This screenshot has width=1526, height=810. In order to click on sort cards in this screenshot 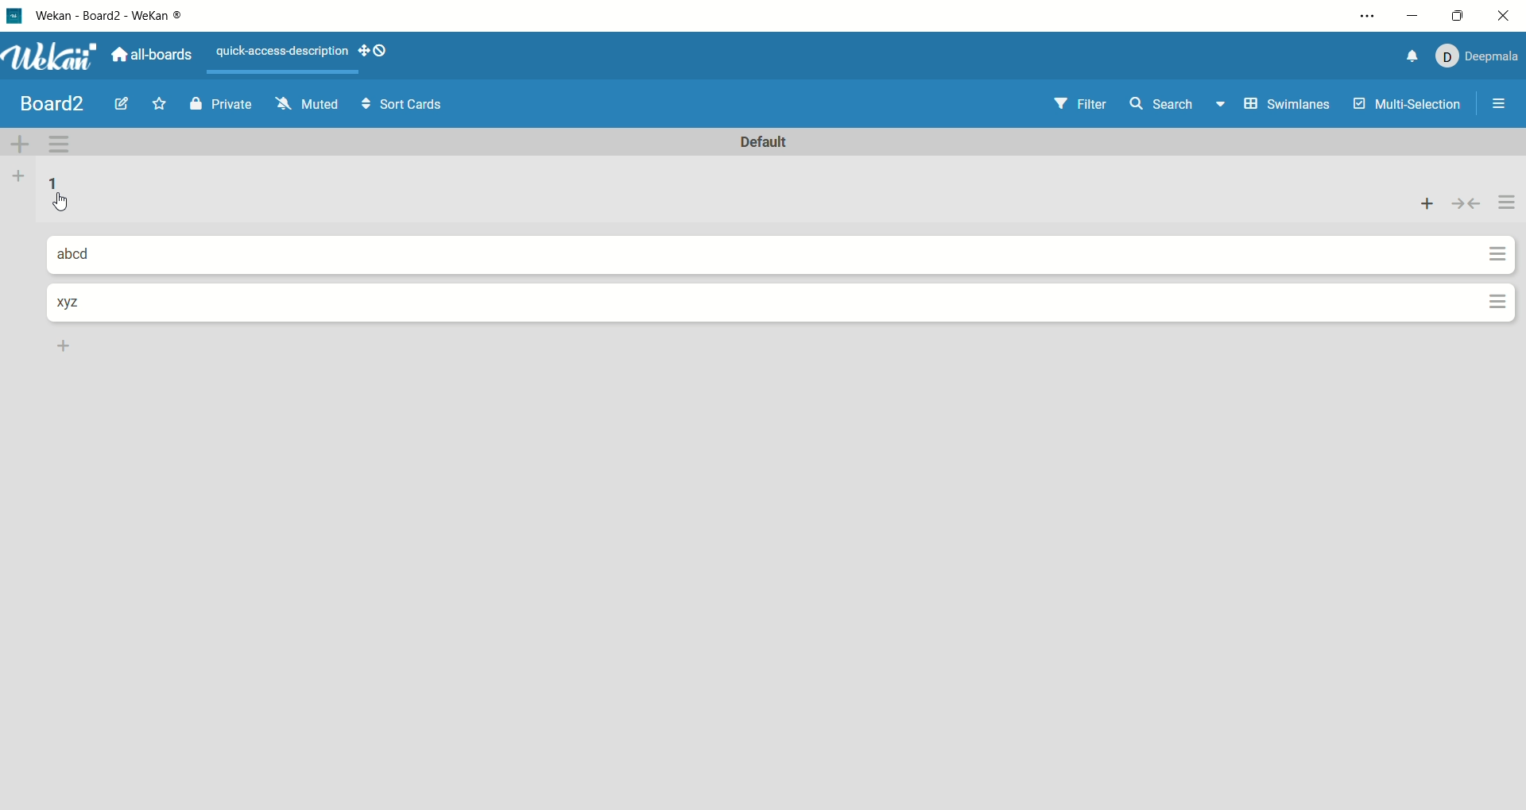, I will do `click(399, 105)`.